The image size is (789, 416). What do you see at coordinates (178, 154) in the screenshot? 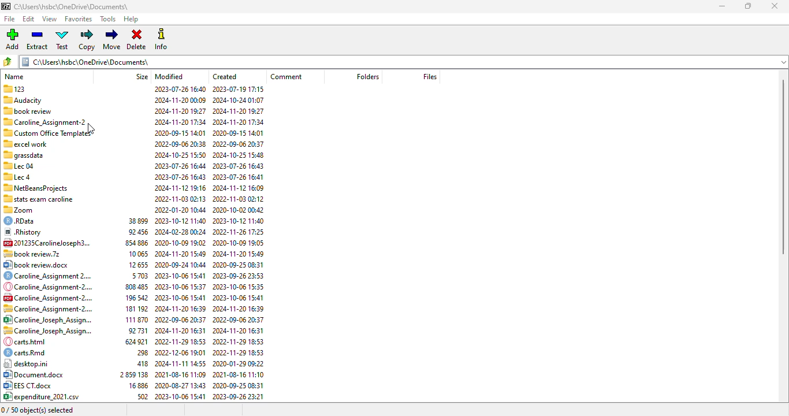
I see `2024-10-25 15:50` at bounding box center [178, 154].